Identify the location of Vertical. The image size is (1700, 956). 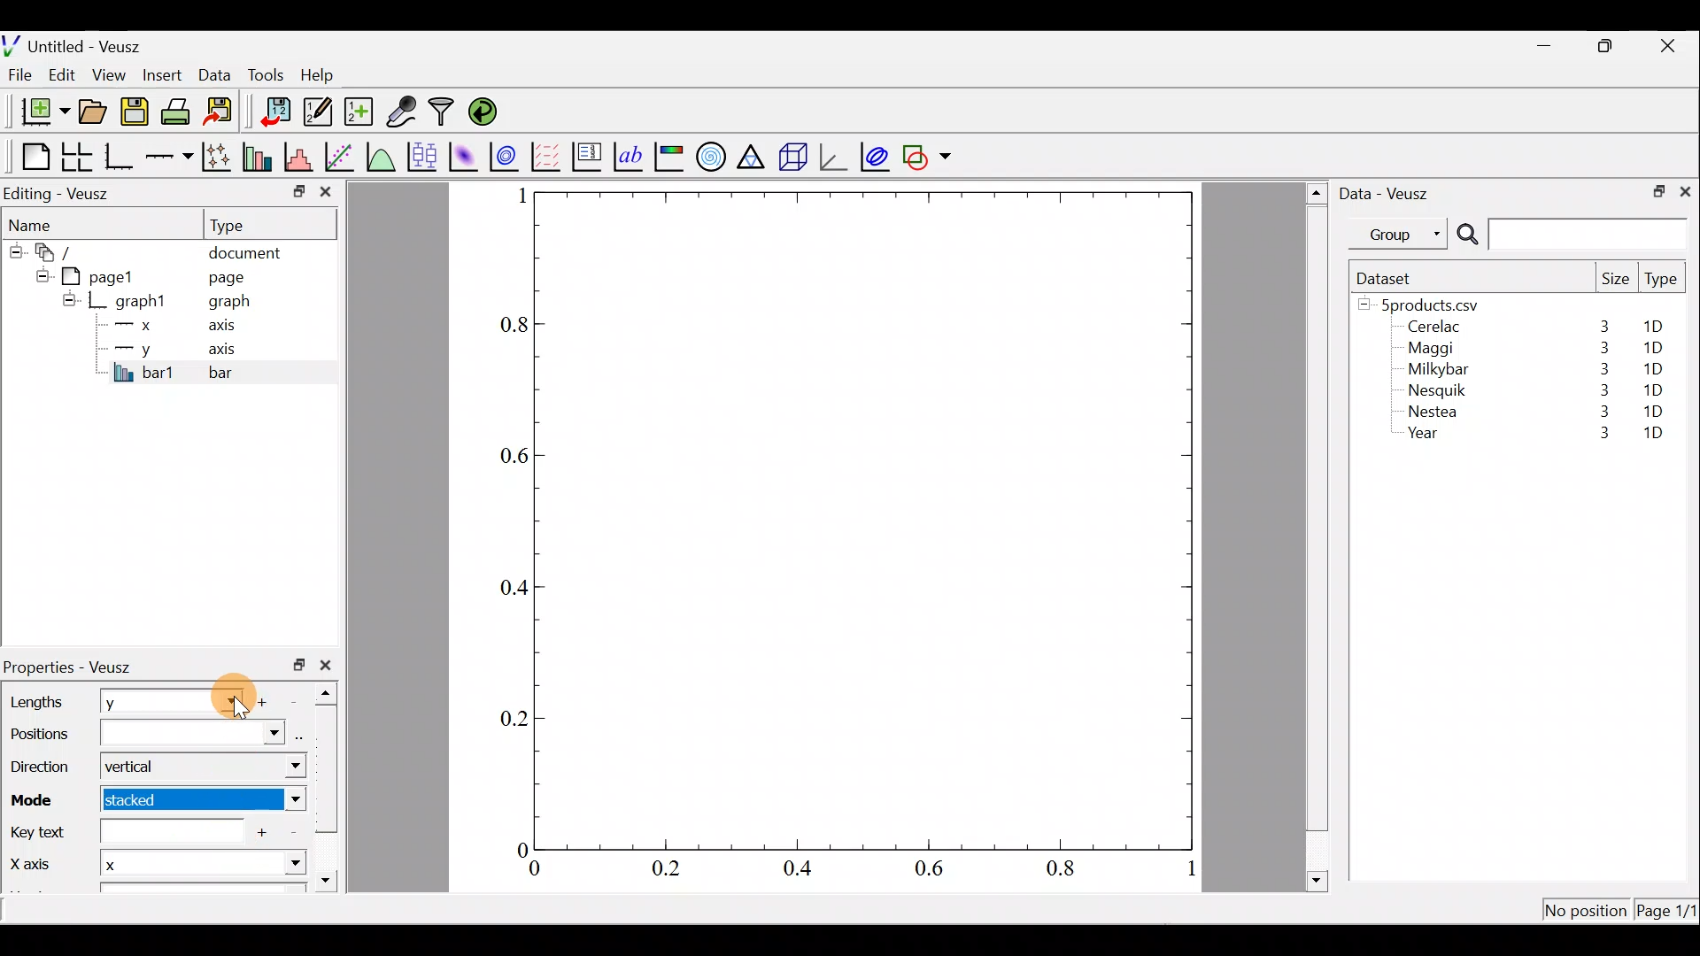
(140, 768).